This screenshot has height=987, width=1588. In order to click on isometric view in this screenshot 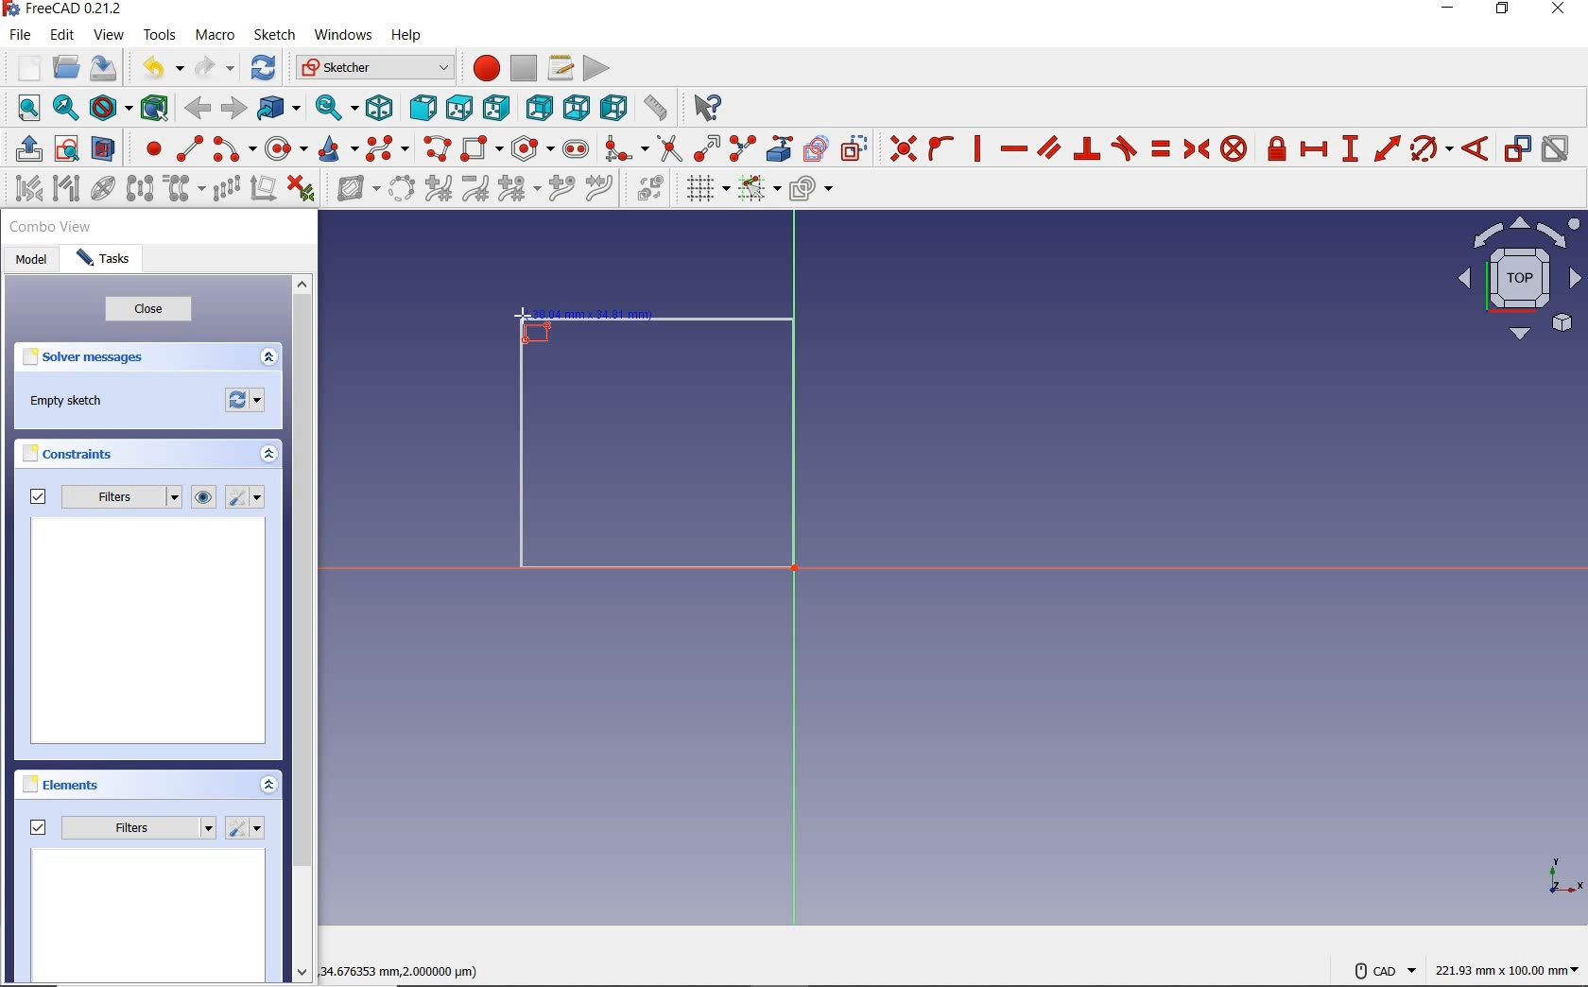, I will do `click(1520, 282)`.